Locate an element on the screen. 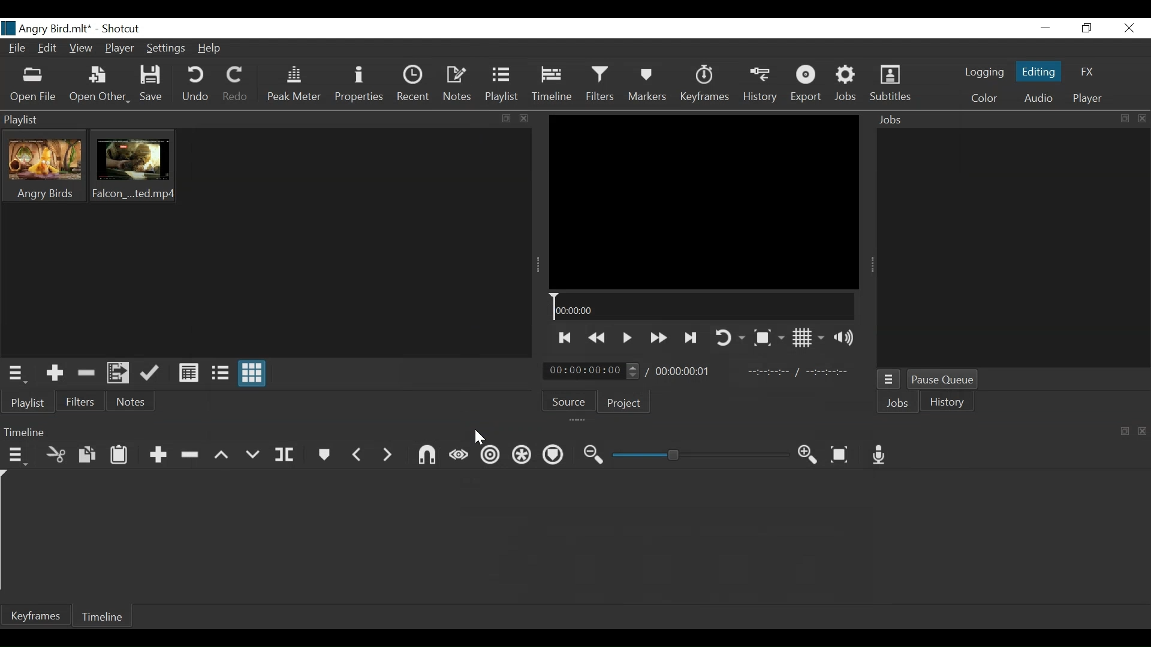 The image size is (1151, 647). Notes is located at coordinates (456, 86).